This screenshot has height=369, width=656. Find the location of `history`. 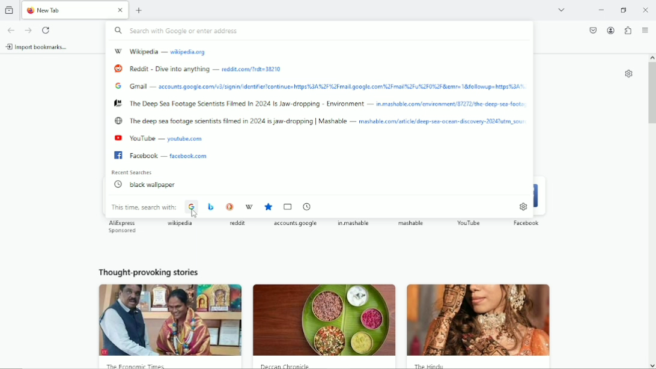

history is located at coordinates (306, 206).